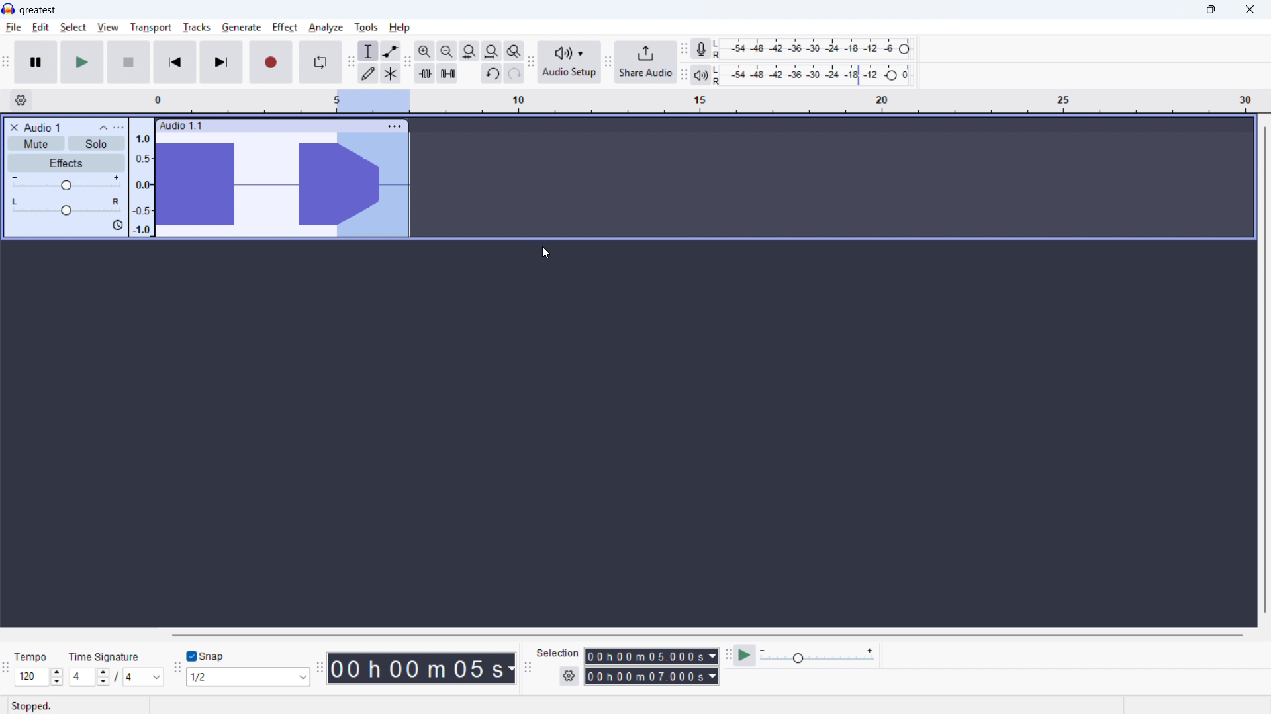  I want to click on Trim audio outside selection , so click(425, 74).